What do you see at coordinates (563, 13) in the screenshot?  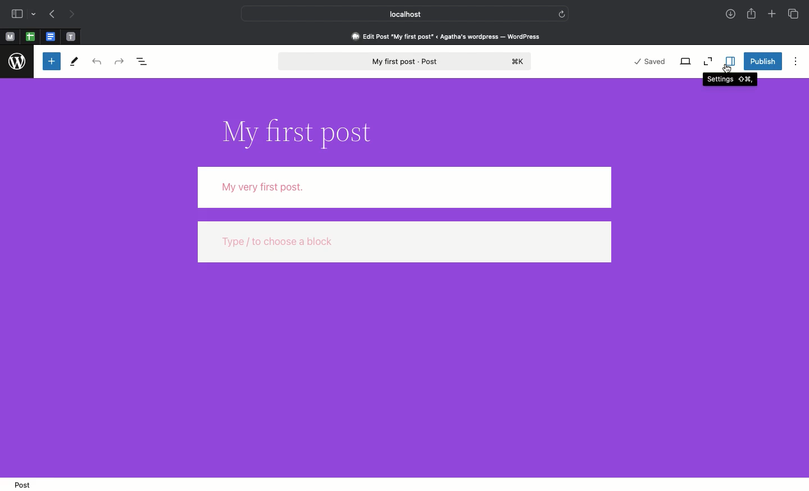 I see `refresh` at bounding box center [563, 13].